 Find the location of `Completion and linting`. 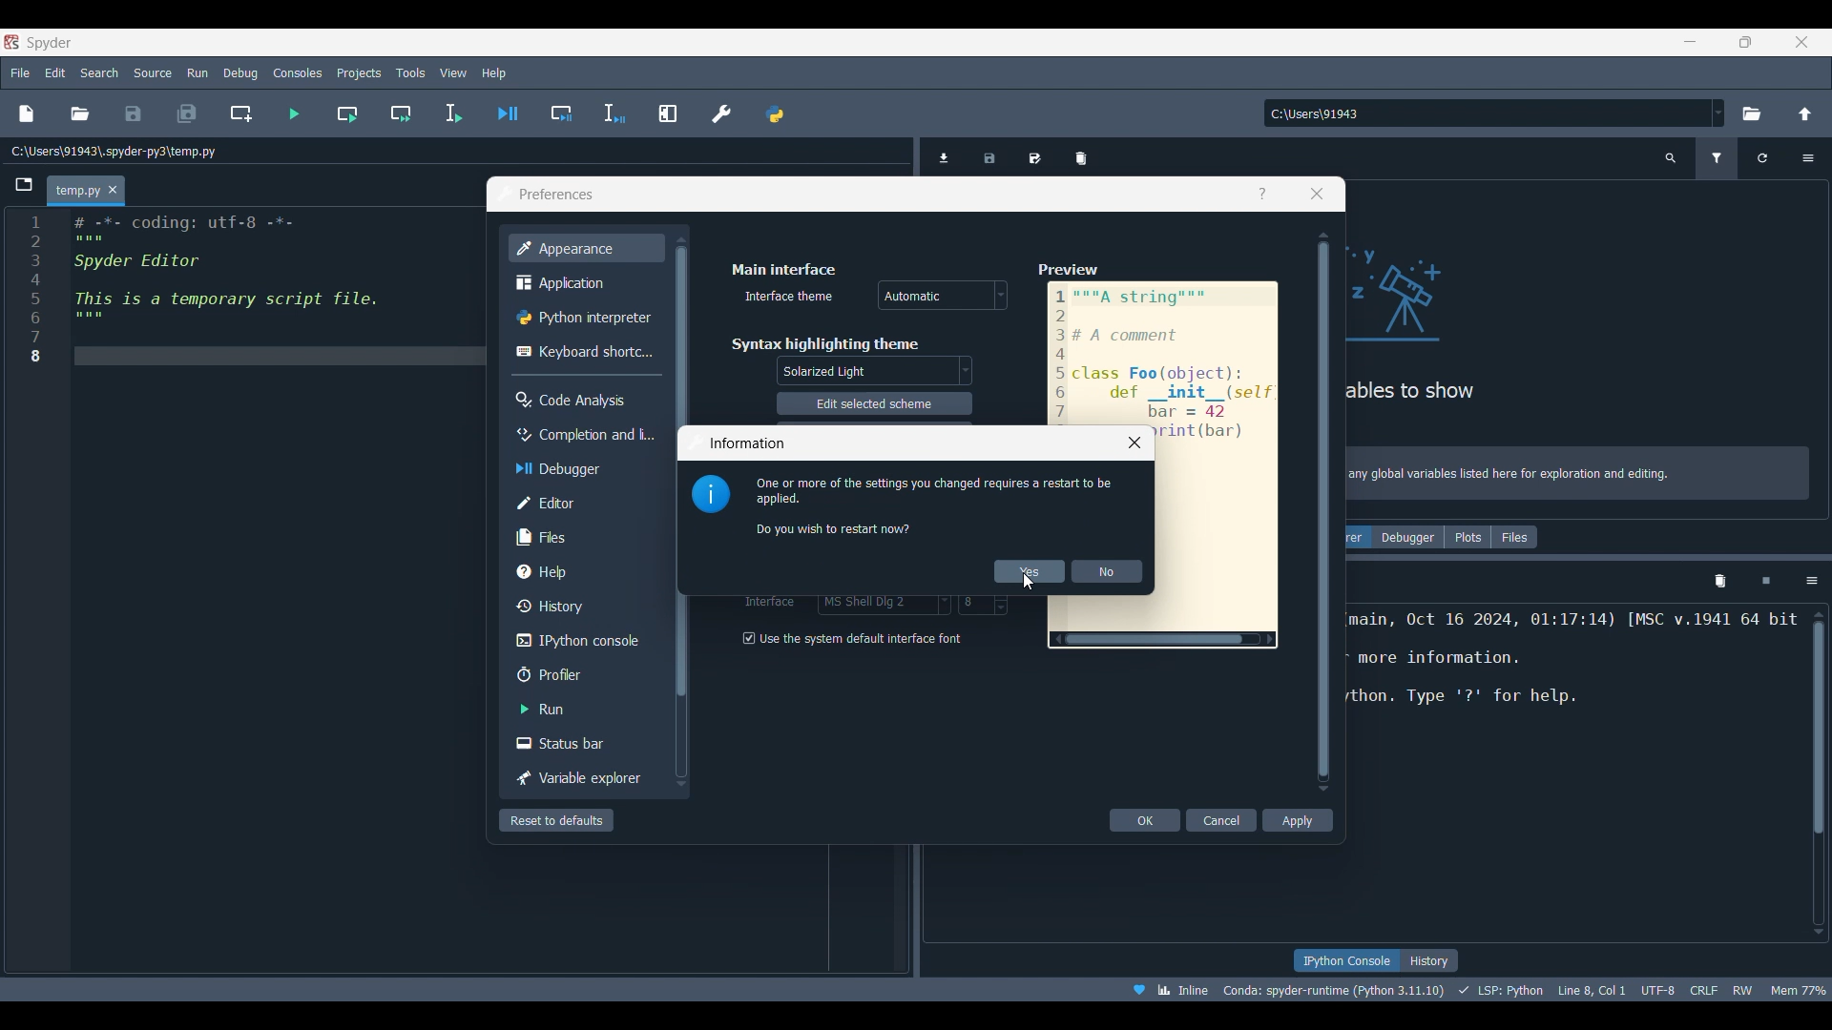

Completion and linting is located at coordinates (584, 435).